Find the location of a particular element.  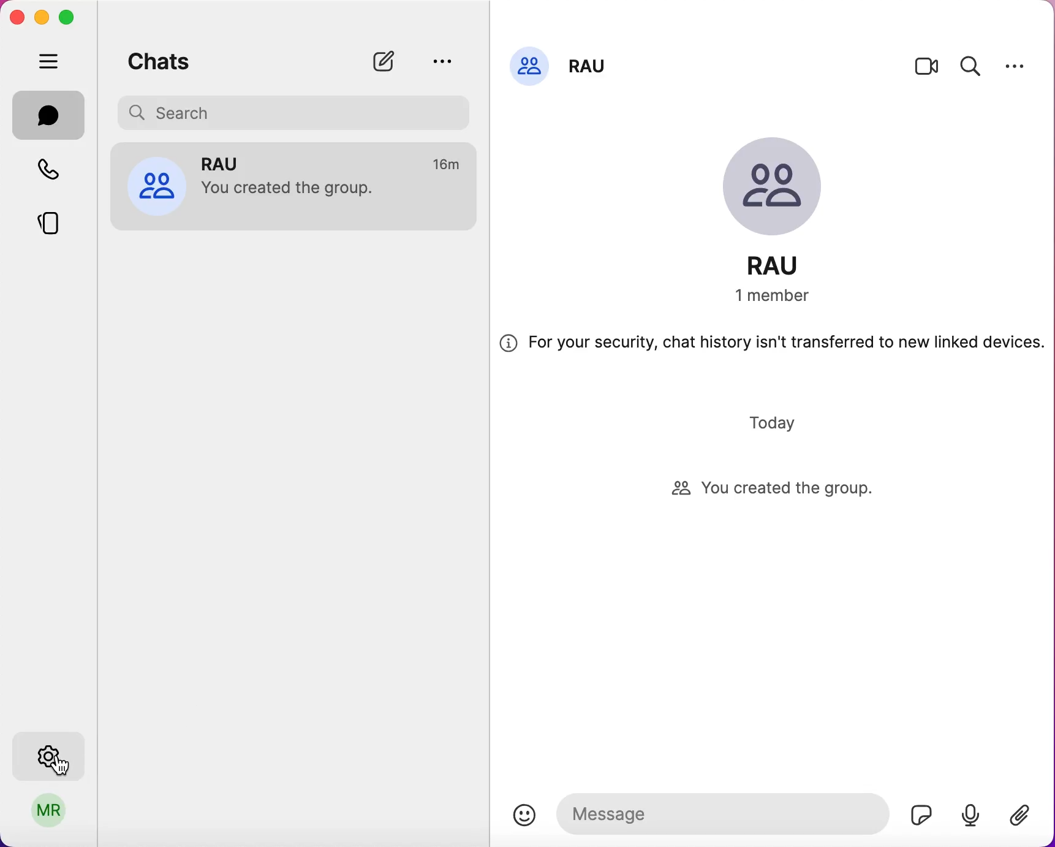

chats is located at coordinates (49, 115).